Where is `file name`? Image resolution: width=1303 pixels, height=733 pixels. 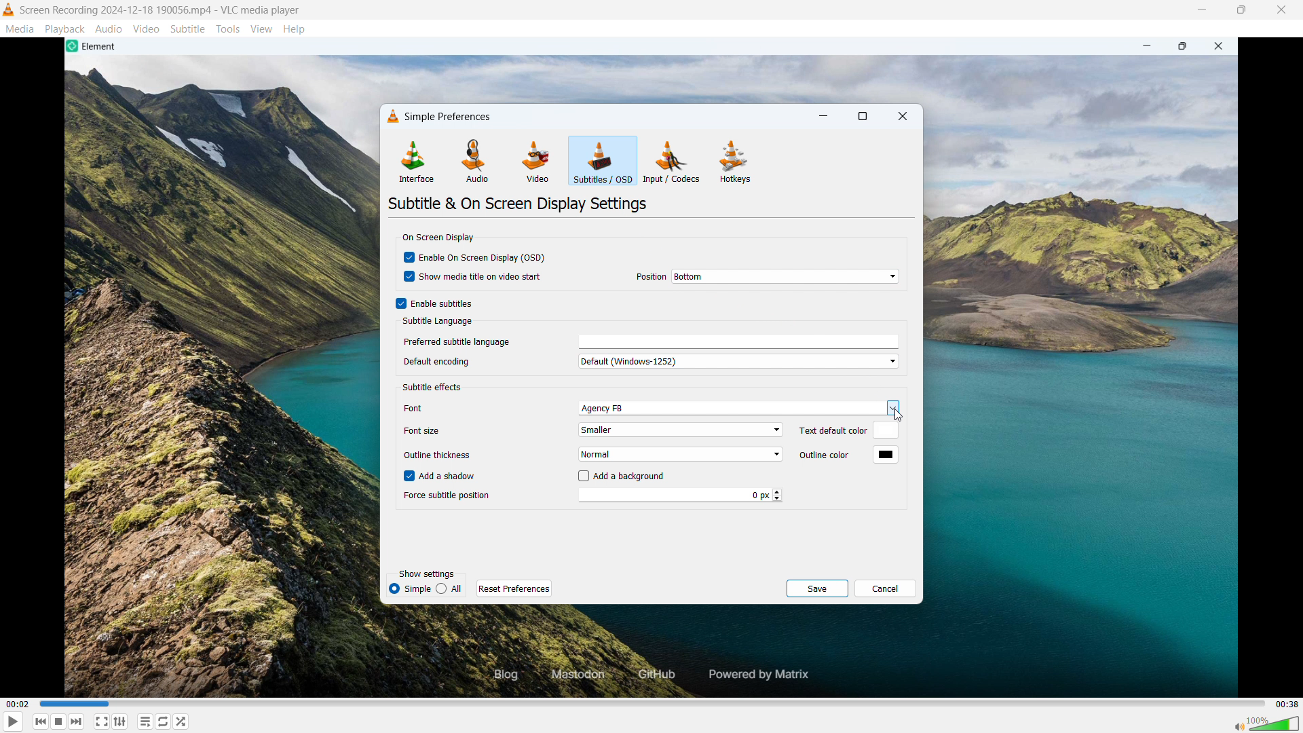
file name is located at coordinates (160, 11).